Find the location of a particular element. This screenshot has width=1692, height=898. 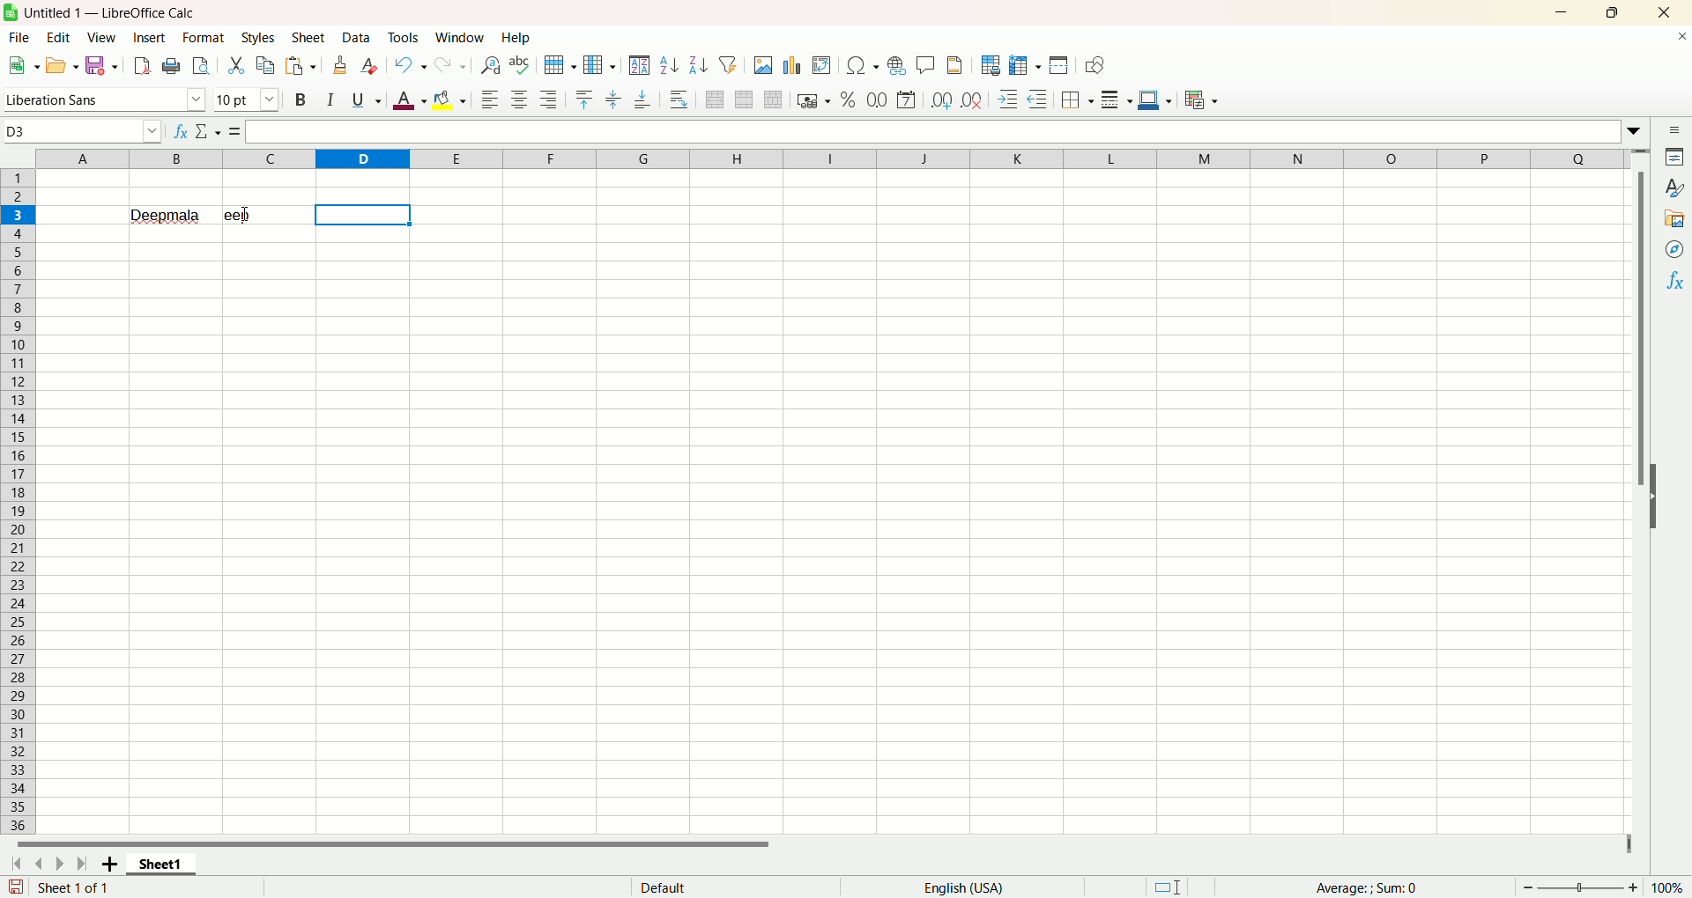

Save is located at coordinates (101, 64).